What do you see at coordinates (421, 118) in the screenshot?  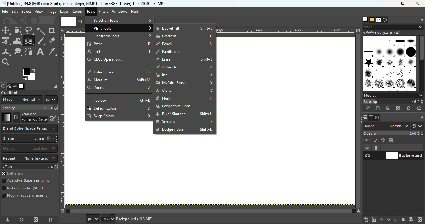 I see `Configure this tab` at bounding box center [421, 118].